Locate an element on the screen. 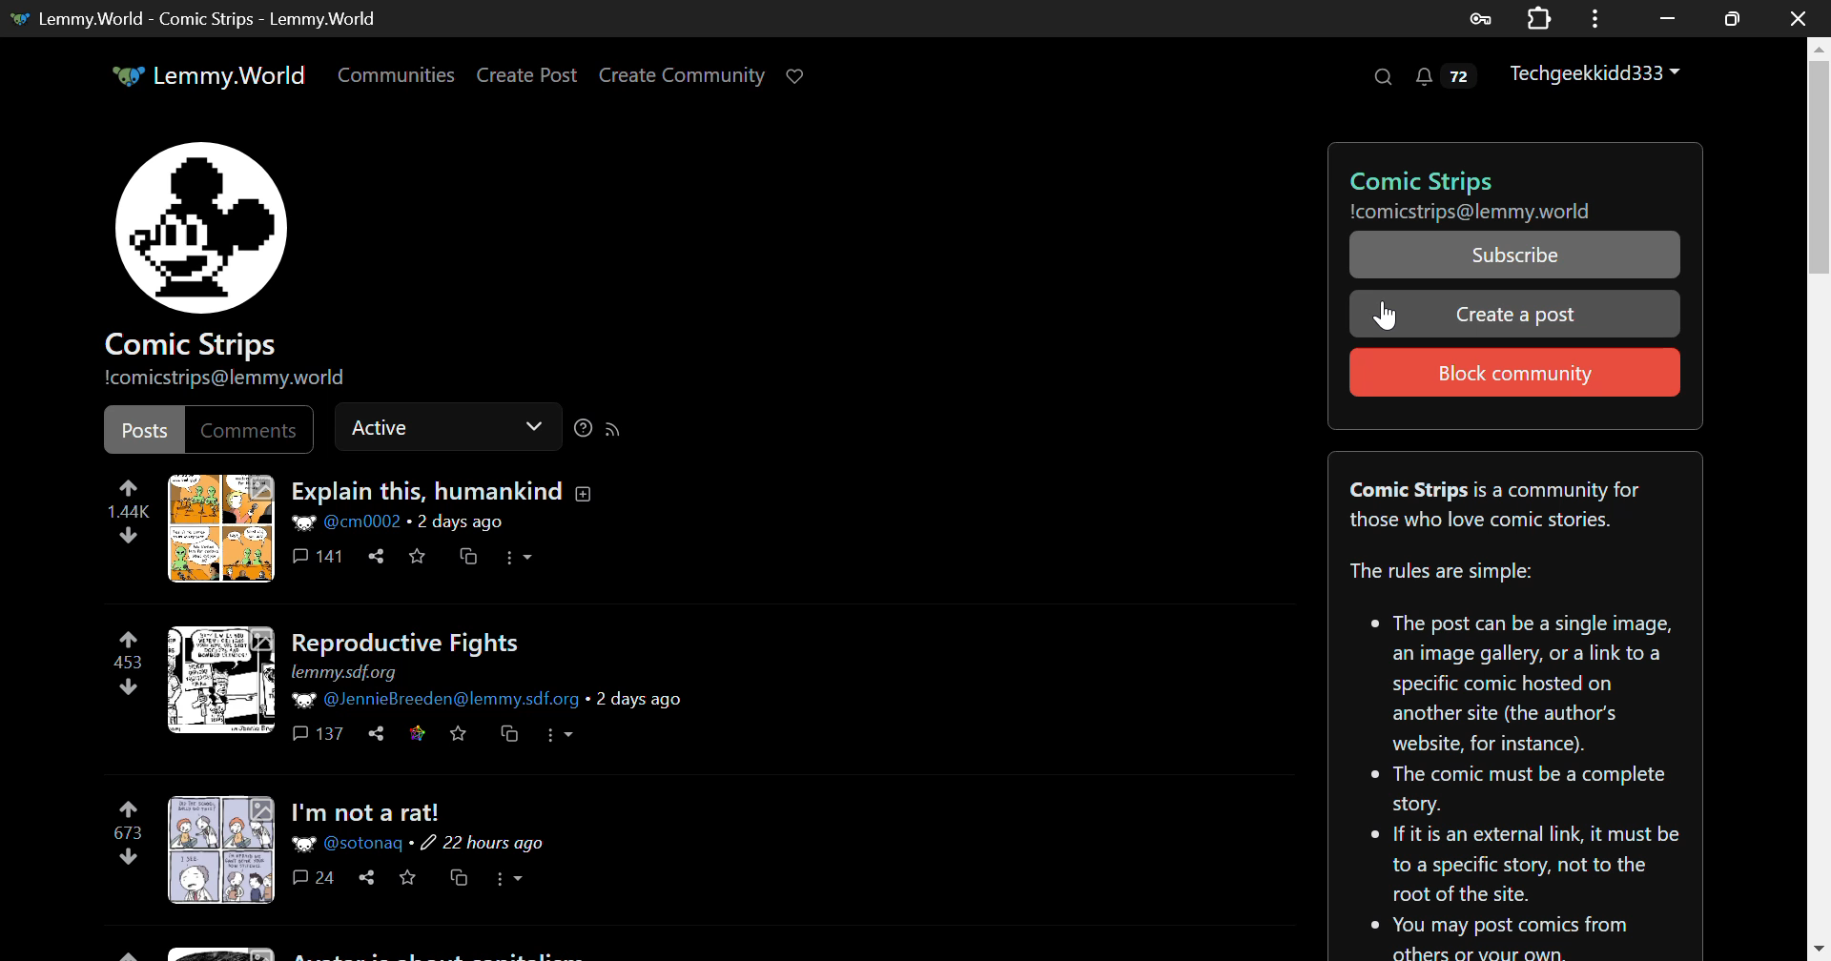 The height and width of the screenshot is (961, 1831). Cross-post is located at coordinates (459, 876).